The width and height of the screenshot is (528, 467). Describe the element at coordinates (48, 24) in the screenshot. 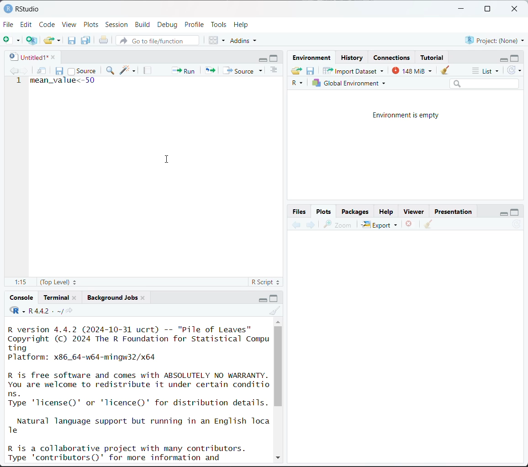

I see `Code` at that location.